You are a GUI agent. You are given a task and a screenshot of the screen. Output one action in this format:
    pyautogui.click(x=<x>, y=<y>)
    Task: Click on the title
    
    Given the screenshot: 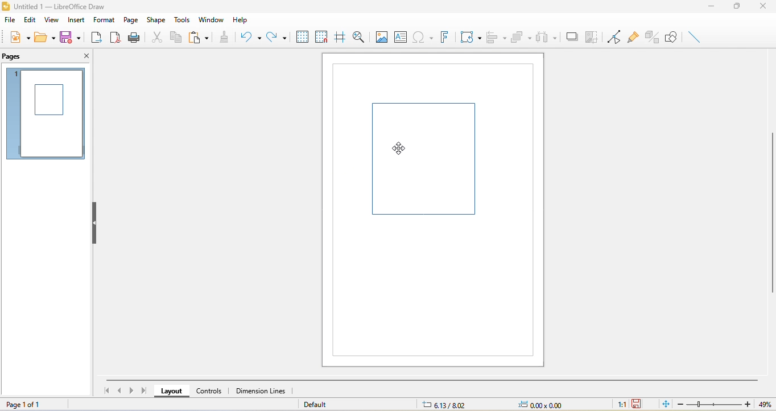 What is the action you would take?
    pyautogui.click(x=64, y=7)
    